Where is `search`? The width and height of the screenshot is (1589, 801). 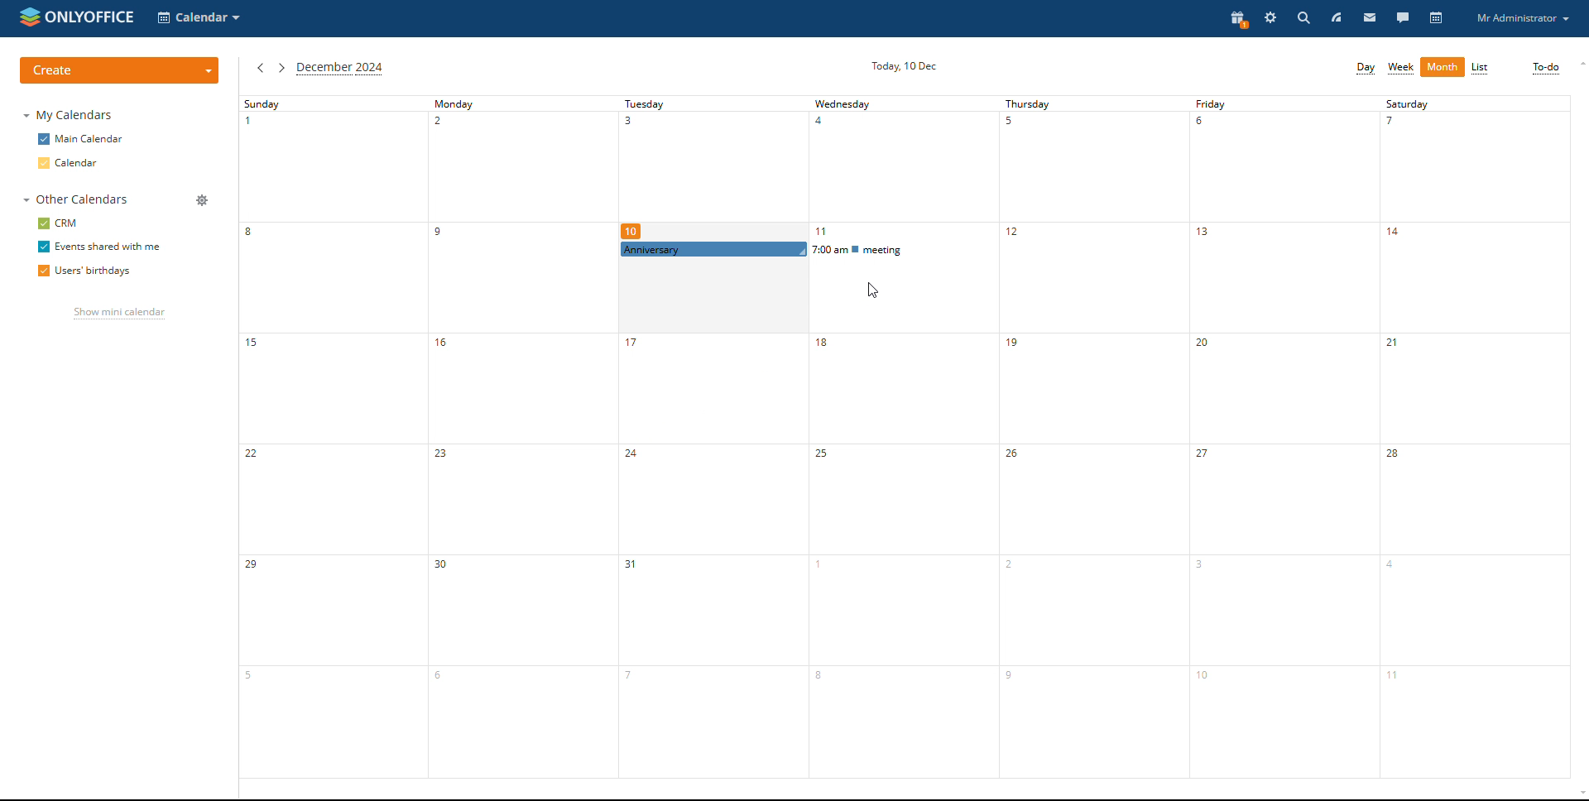
search is located at coordinates (1302, 18).